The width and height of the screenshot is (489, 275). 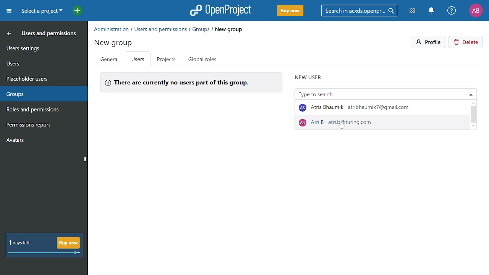 What do you see at coordinates (221, 10) in the screenshot?
I see `Open project logo` at bounding box center [221, 10].